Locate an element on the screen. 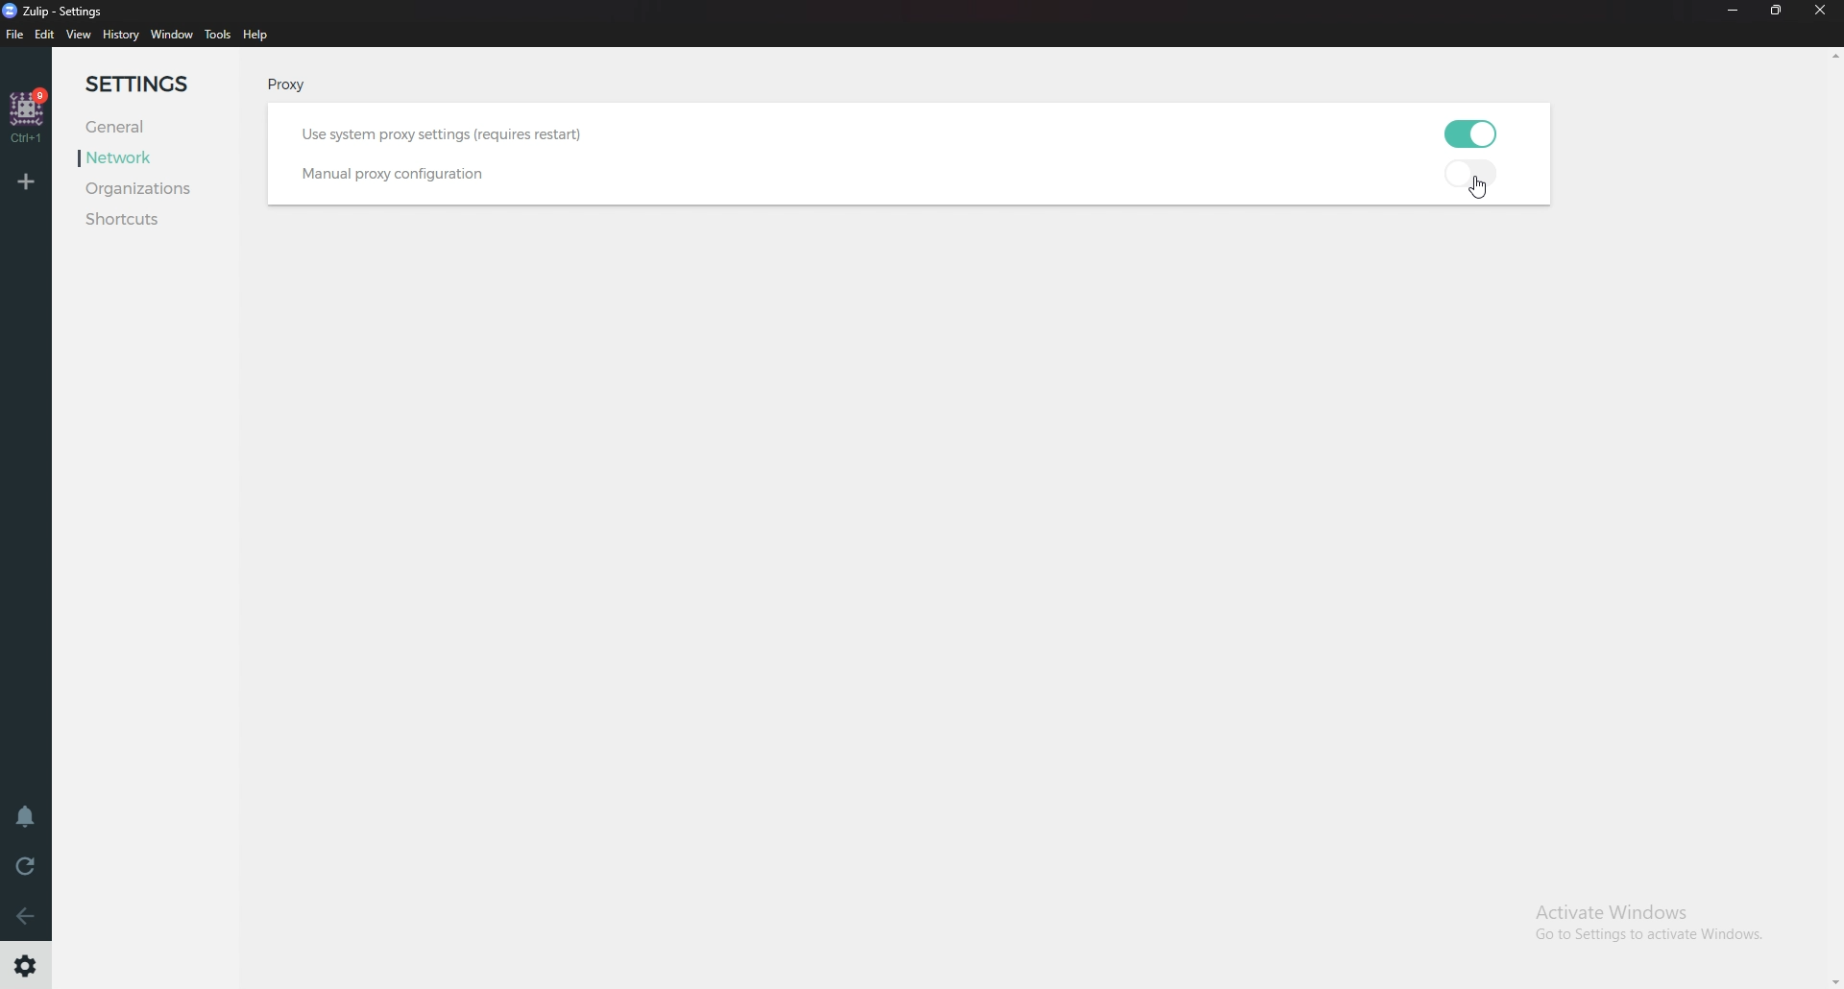  General is located at coordinates (129, 128).